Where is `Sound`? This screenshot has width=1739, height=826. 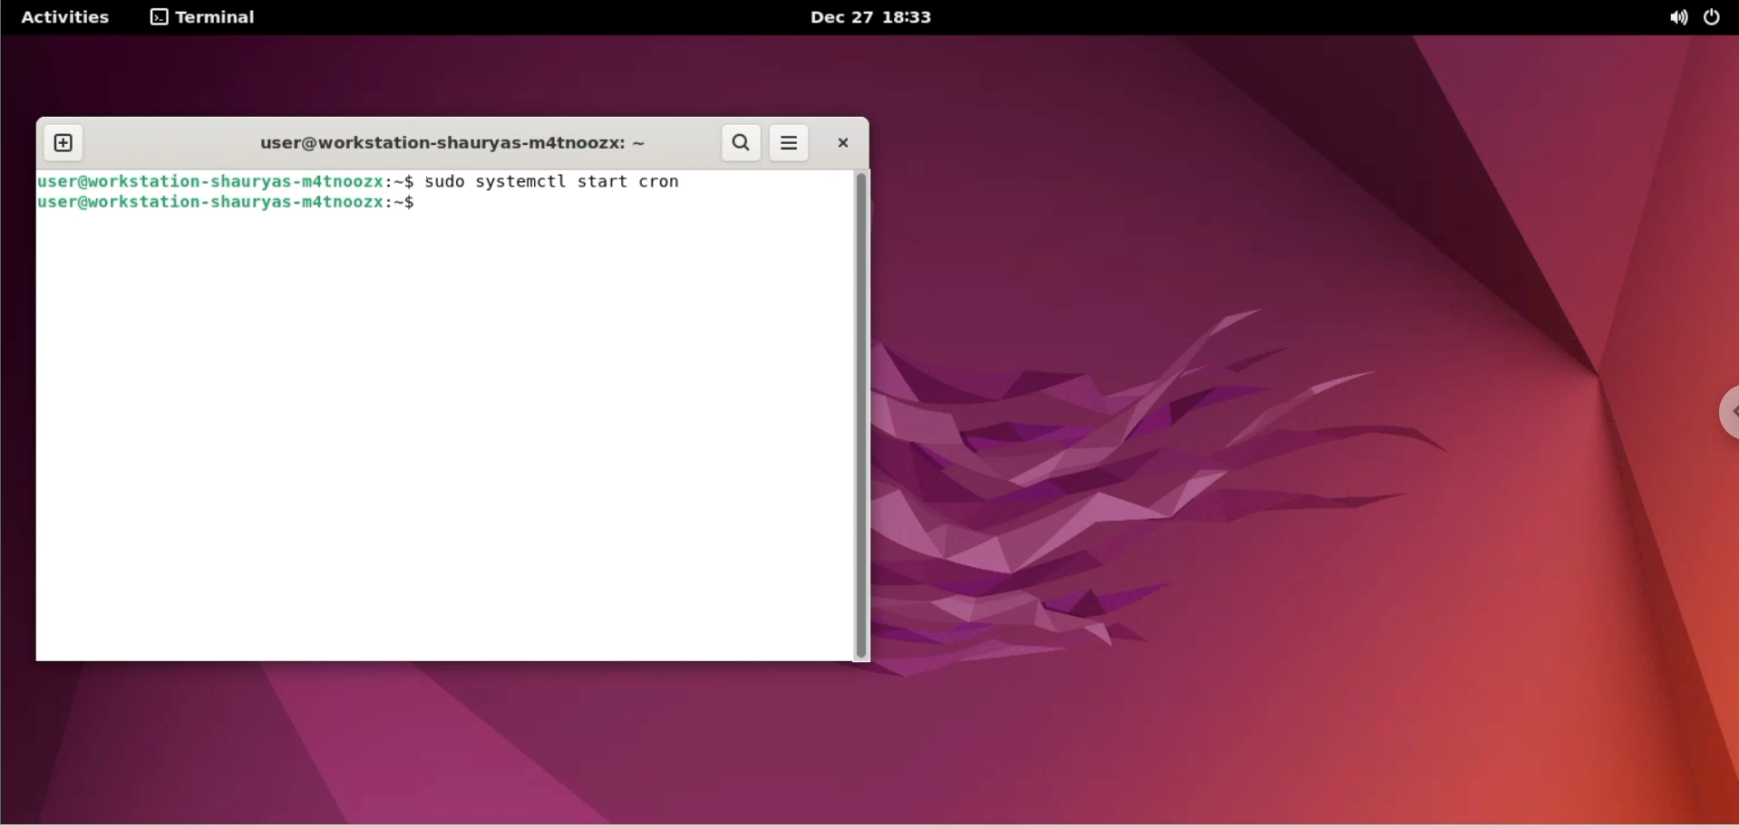
Sound is located at coordinates (1679, 19).